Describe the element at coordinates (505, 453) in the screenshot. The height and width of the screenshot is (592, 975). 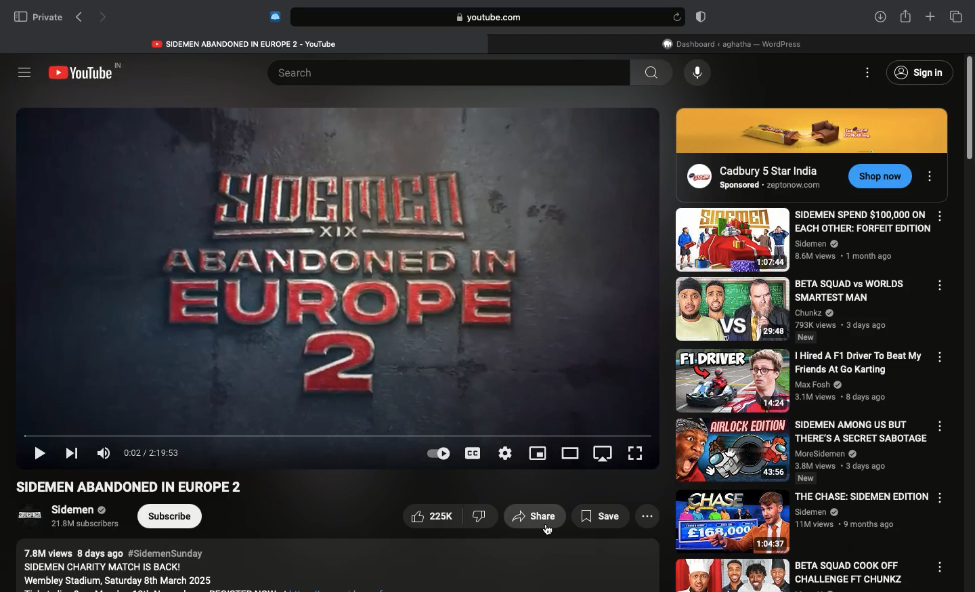
I see `Settings` at that location.